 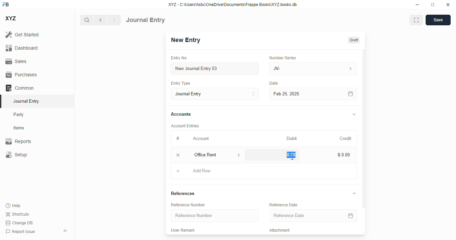 What do you see at coordinates (178, 171) in the screenshot?
I see `add` at bounding box center [178, 171].